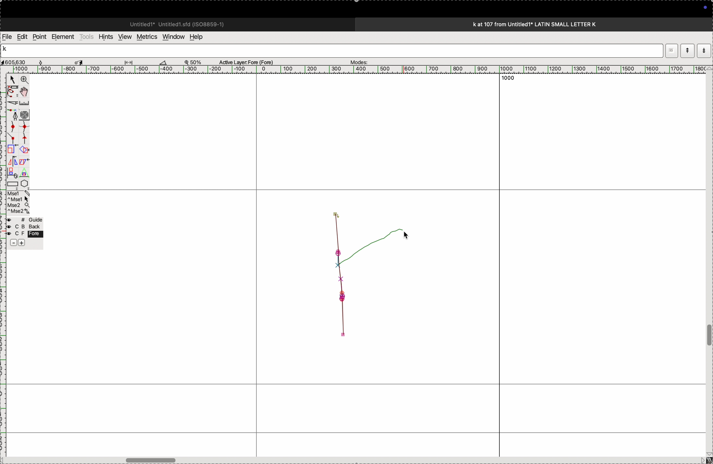 The height and width of the screenshot is (464, 713). What do you see at coordinates (12, 103) in the screenshot?
I see `cut` at bounding box center [12, 103].